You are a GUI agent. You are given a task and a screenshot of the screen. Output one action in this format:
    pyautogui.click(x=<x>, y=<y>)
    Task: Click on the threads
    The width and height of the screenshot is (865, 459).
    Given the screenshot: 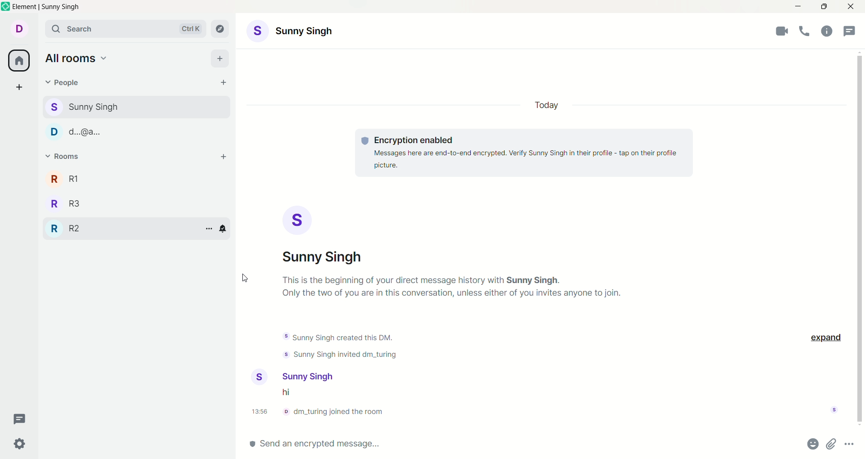 What is the action you would take?
    pyautogui.click(x=23, y=417)
    